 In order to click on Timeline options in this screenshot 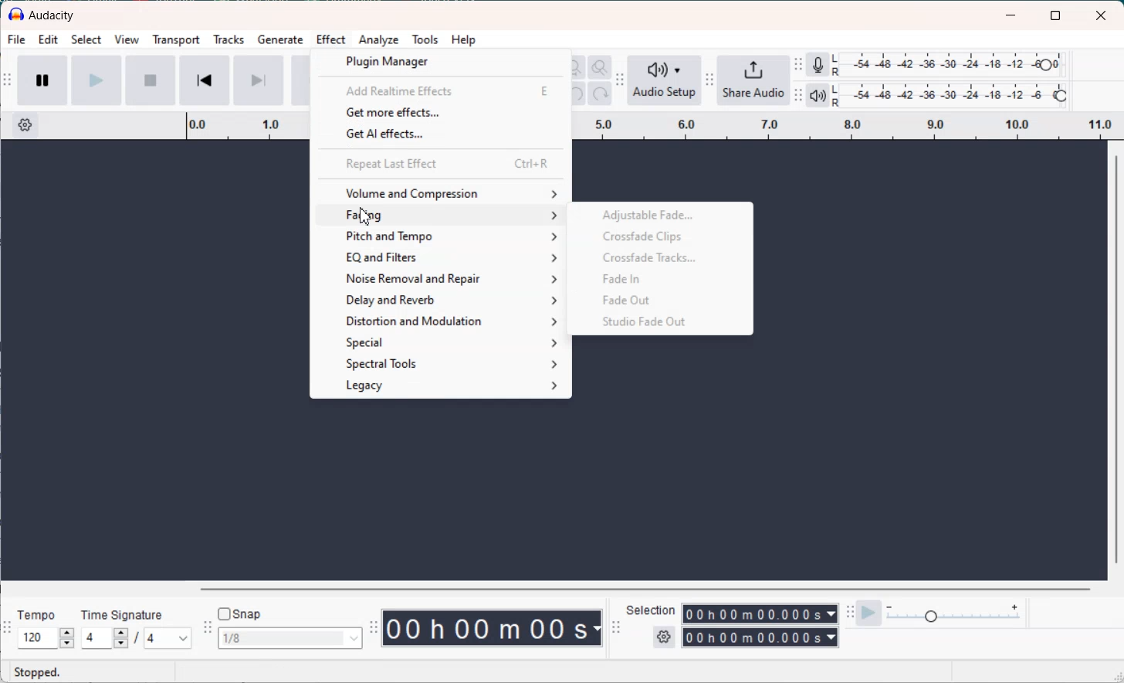, I will do `click(25, 124)`.